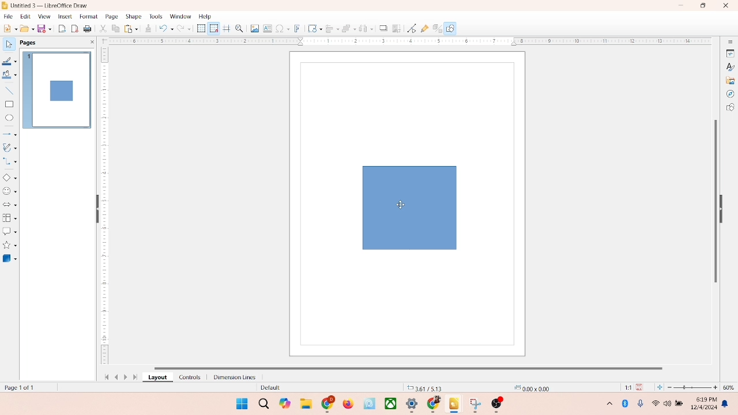 The width and height of the screenshot is (738, 415). What do you see at coordinates (232, 377) in the screenshot?
I see `dimension lines` at bounding box center [232, 377].